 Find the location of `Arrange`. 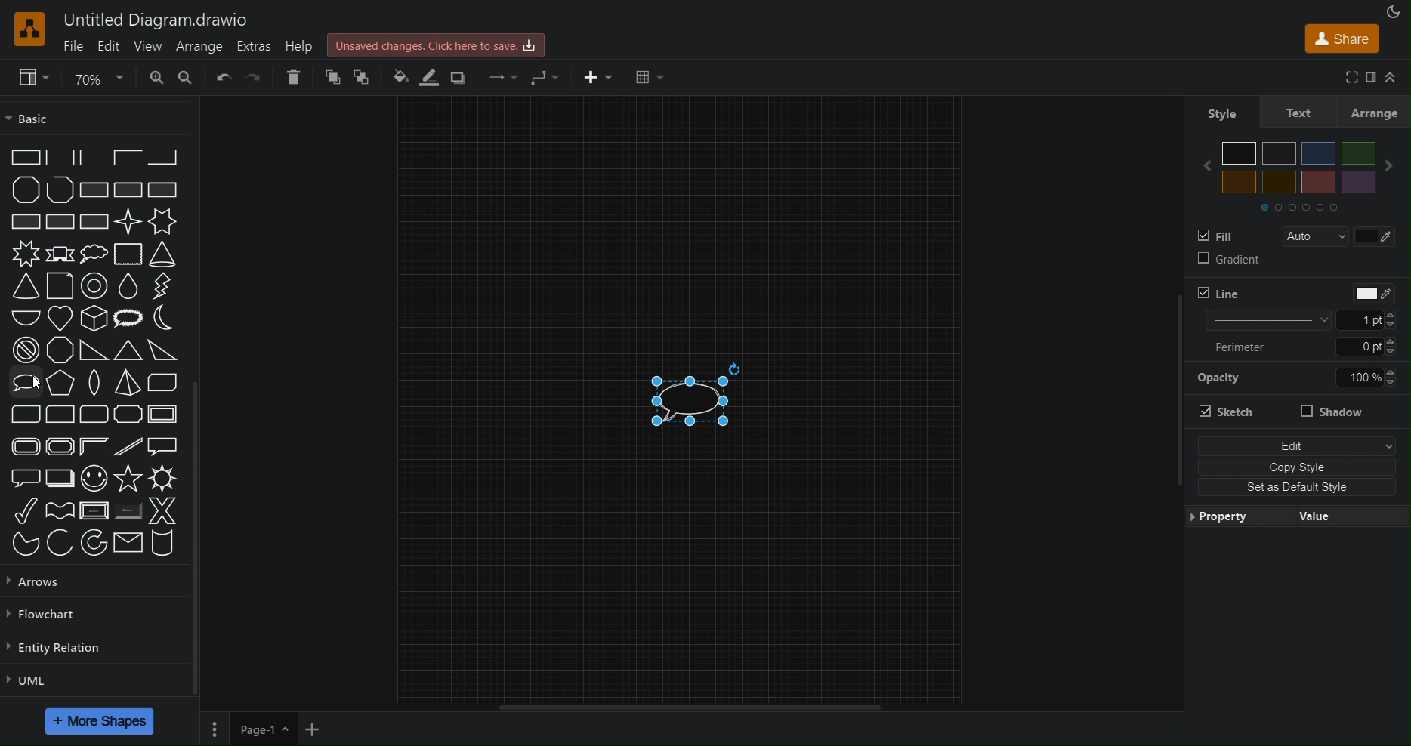

Arrange is located at coordinates (198, 45).